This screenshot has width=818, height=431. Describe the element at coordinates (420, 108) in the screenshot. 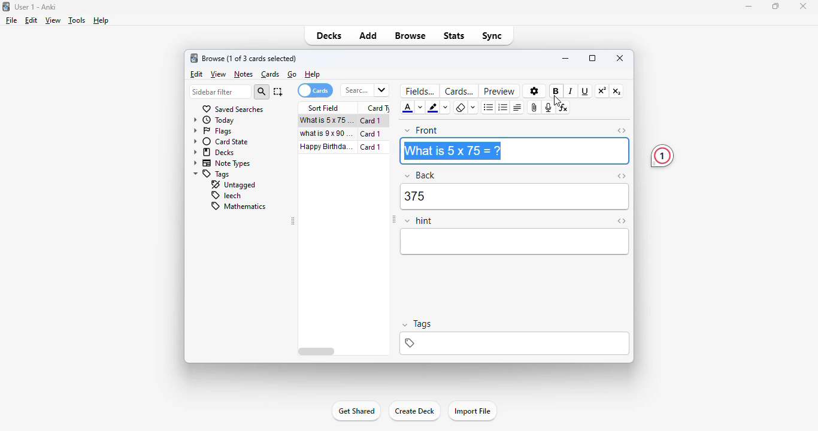

I see `change color` at that location.